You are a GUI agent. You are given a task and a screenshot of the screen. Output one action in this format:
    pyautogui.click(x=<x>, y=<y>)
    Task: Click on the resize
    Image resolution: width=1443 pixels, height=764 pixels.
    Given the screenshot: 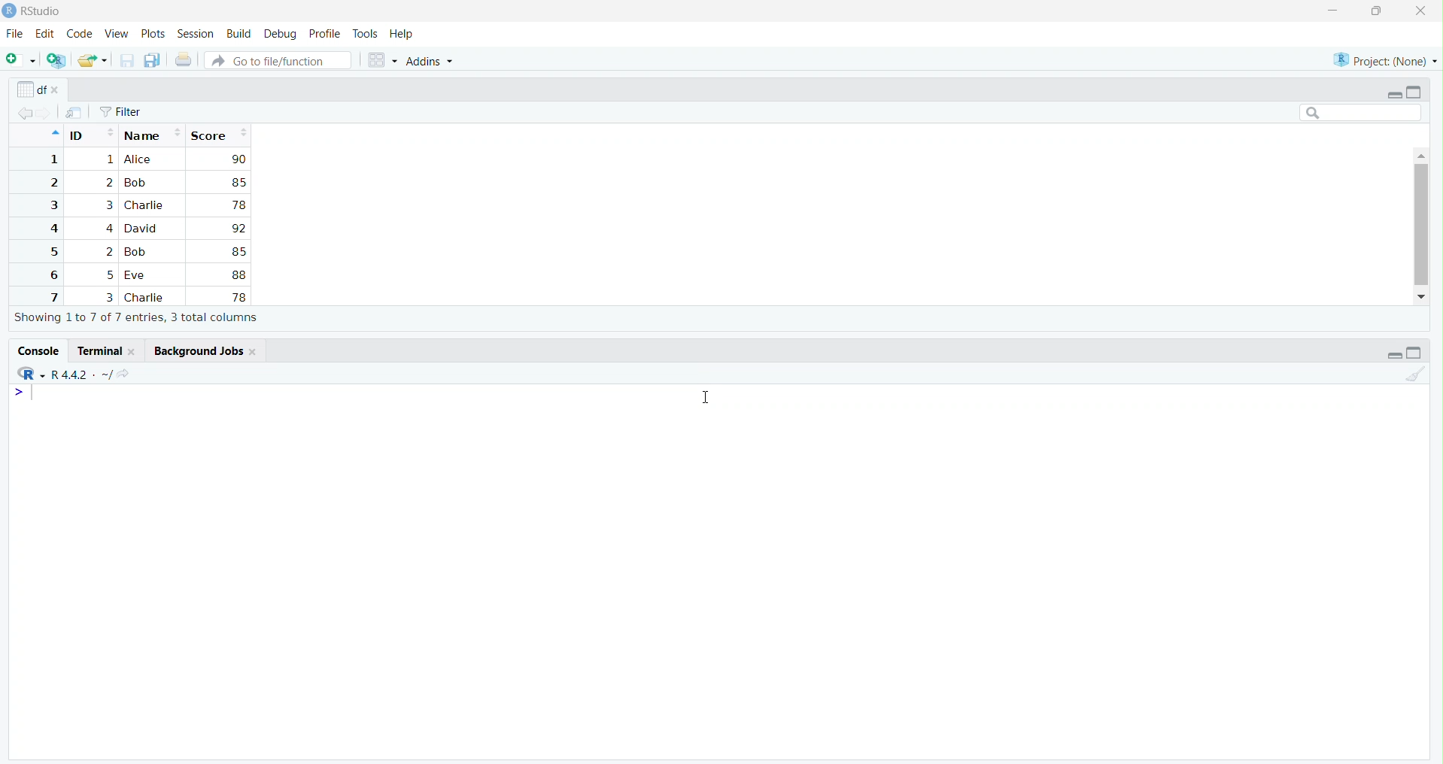 What is the action you would take?
    pyautogui.click(x=1377, y=11)
    